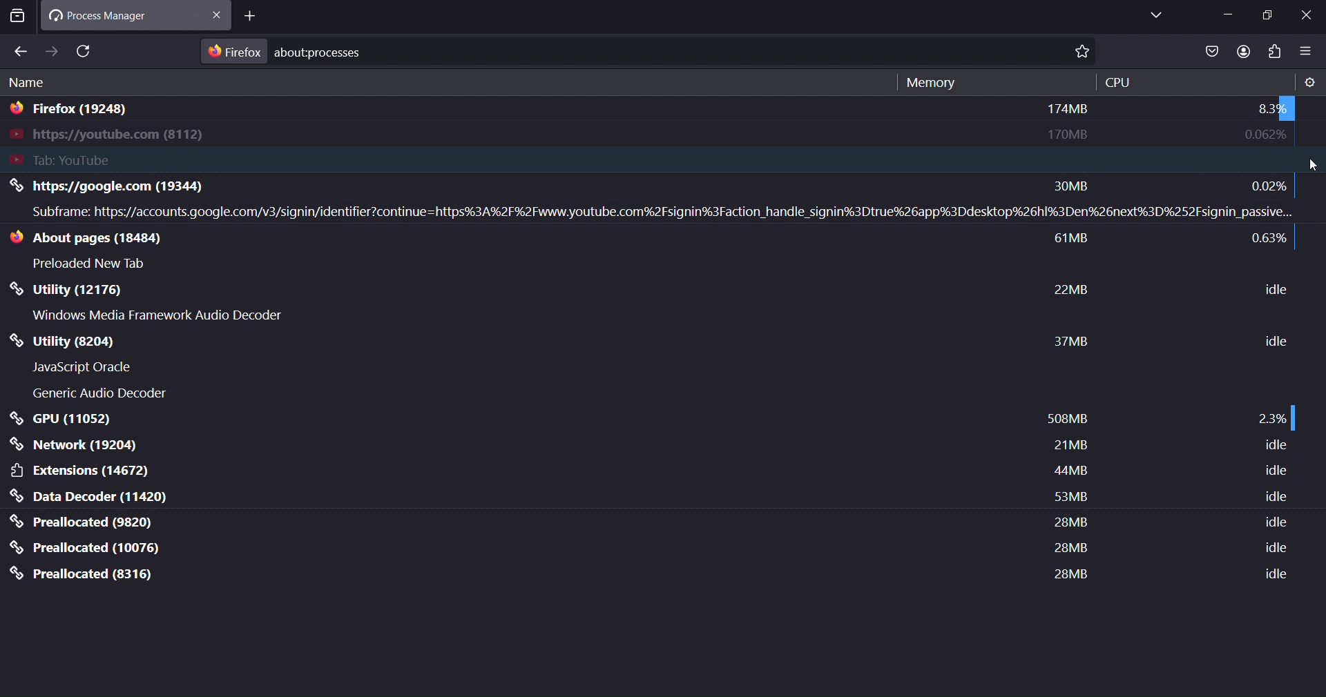  I want to click on preallocated, so click(85, 573).